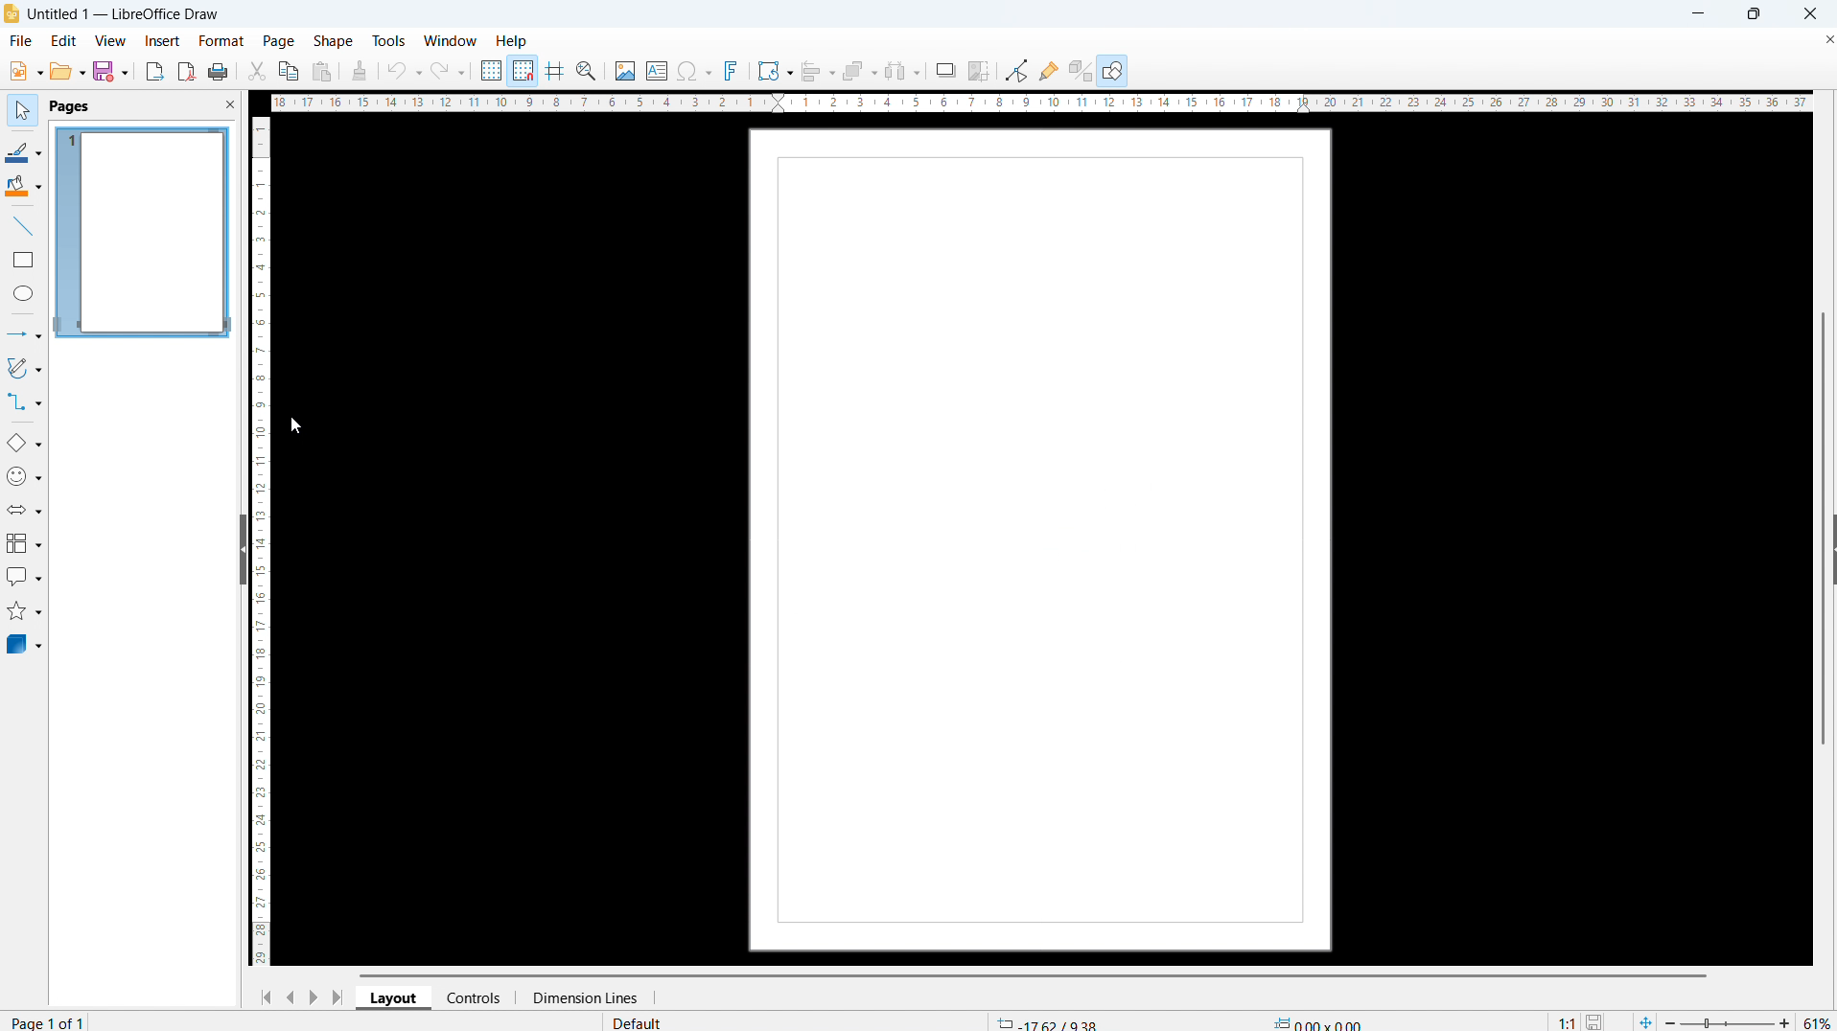 This screenshot has width=1837, height=1031. Describe the element at coordinates (944, 69) in the screenshot. I see `shadow` at that location.